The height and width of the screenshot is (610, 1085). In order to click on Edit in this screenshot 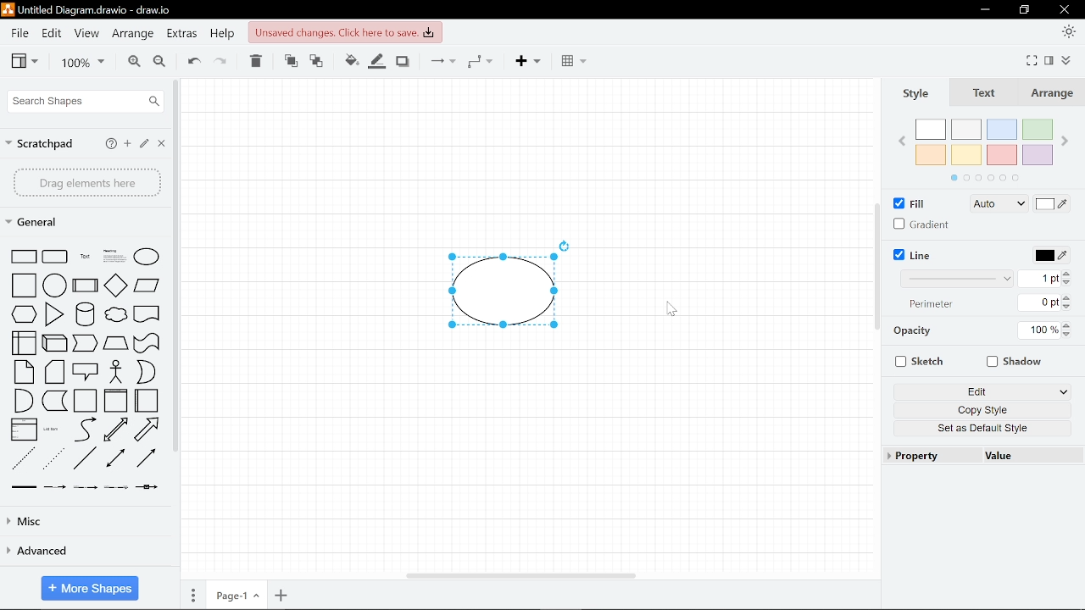, I will do `click(53, 33)`.